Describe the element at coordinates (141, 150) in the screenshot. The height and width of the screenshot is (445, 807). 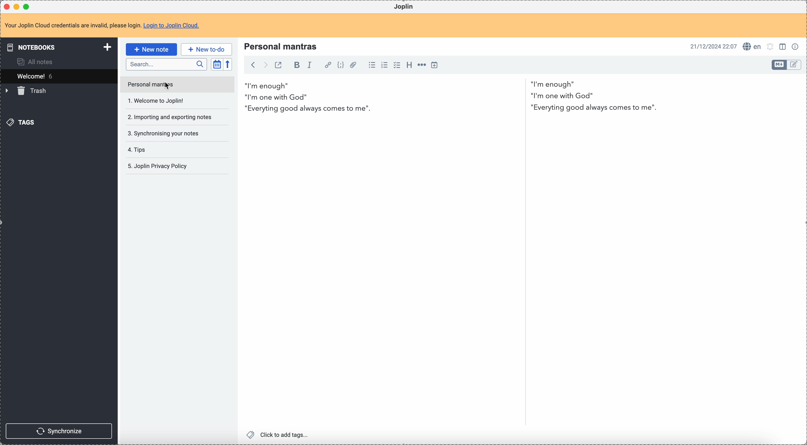
I see `tips` at that location.